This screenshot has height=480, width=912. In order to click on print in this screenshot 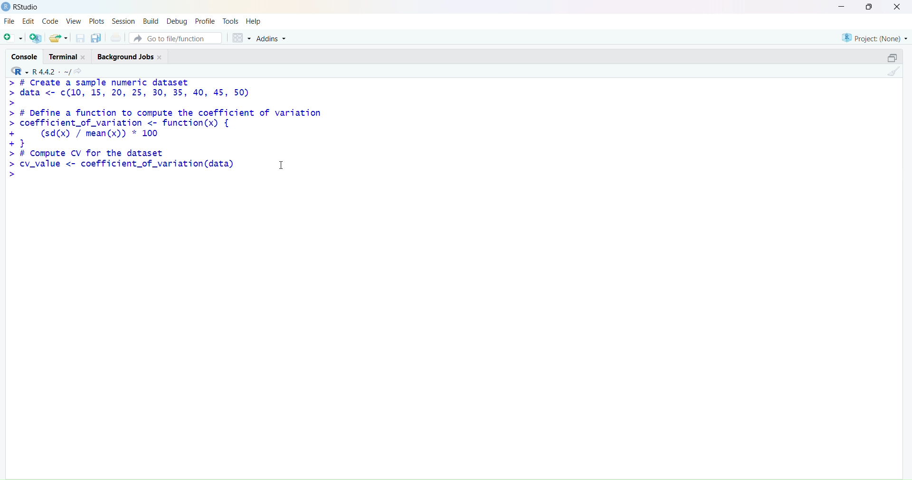, I will do `click(116, 37)`.